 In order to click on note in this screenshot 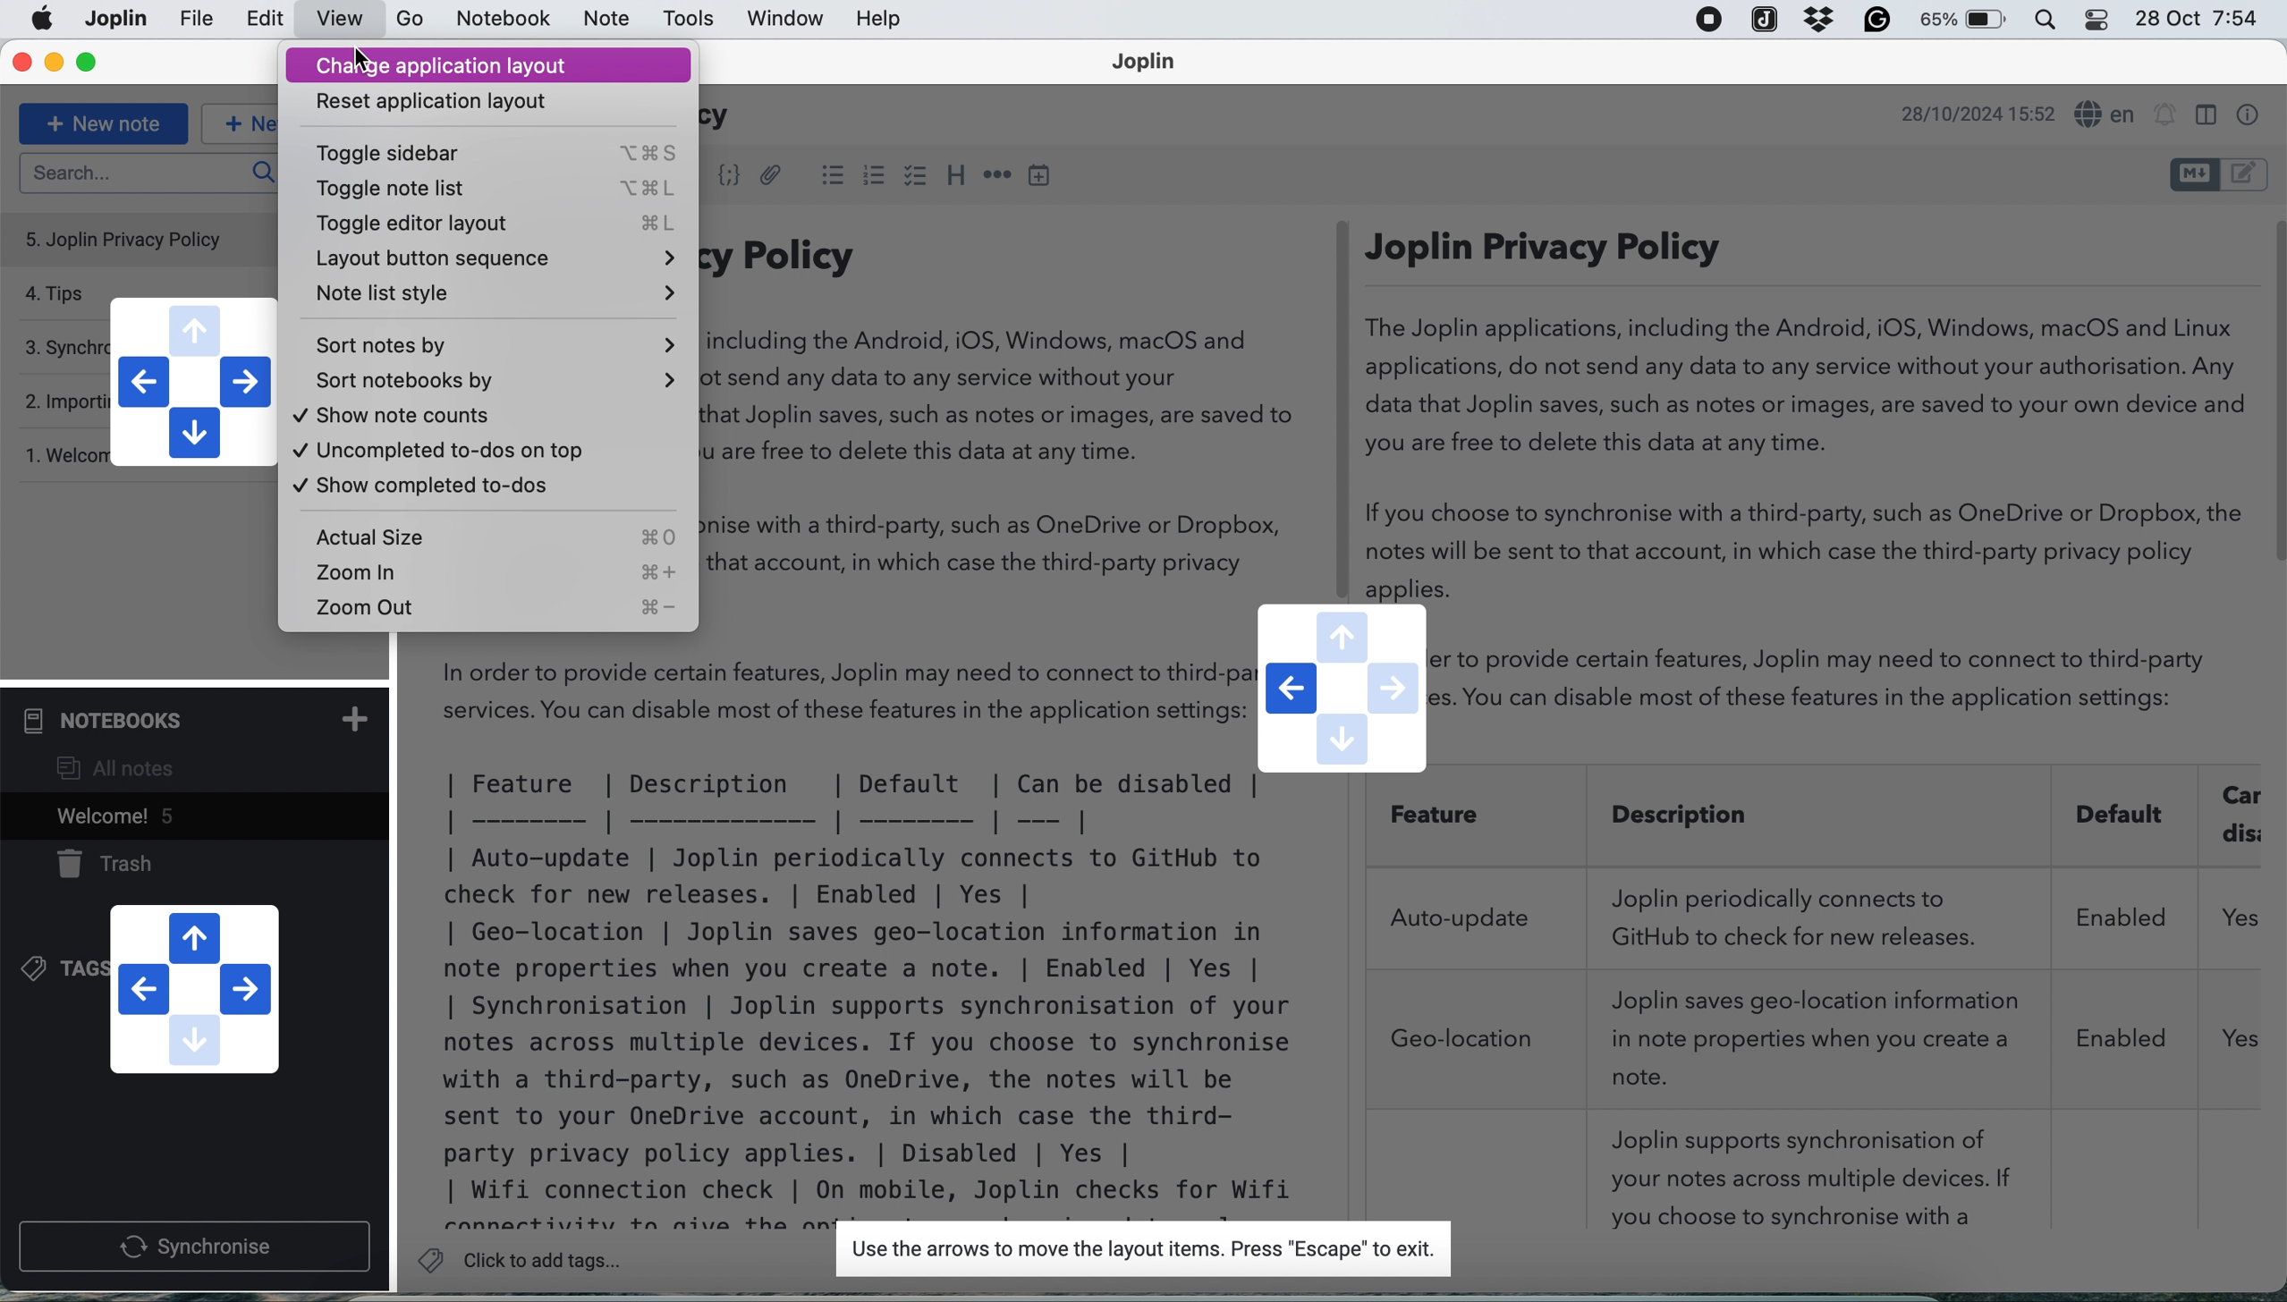, I will do `click(604, 20)`.